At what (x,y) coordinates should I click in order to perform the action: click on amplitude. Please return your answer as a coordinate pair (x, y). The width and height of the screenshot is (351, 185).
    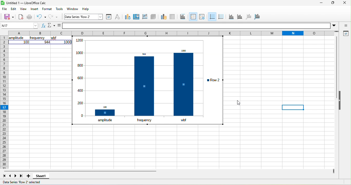
    Looking at the image, I should click on (16, 38).